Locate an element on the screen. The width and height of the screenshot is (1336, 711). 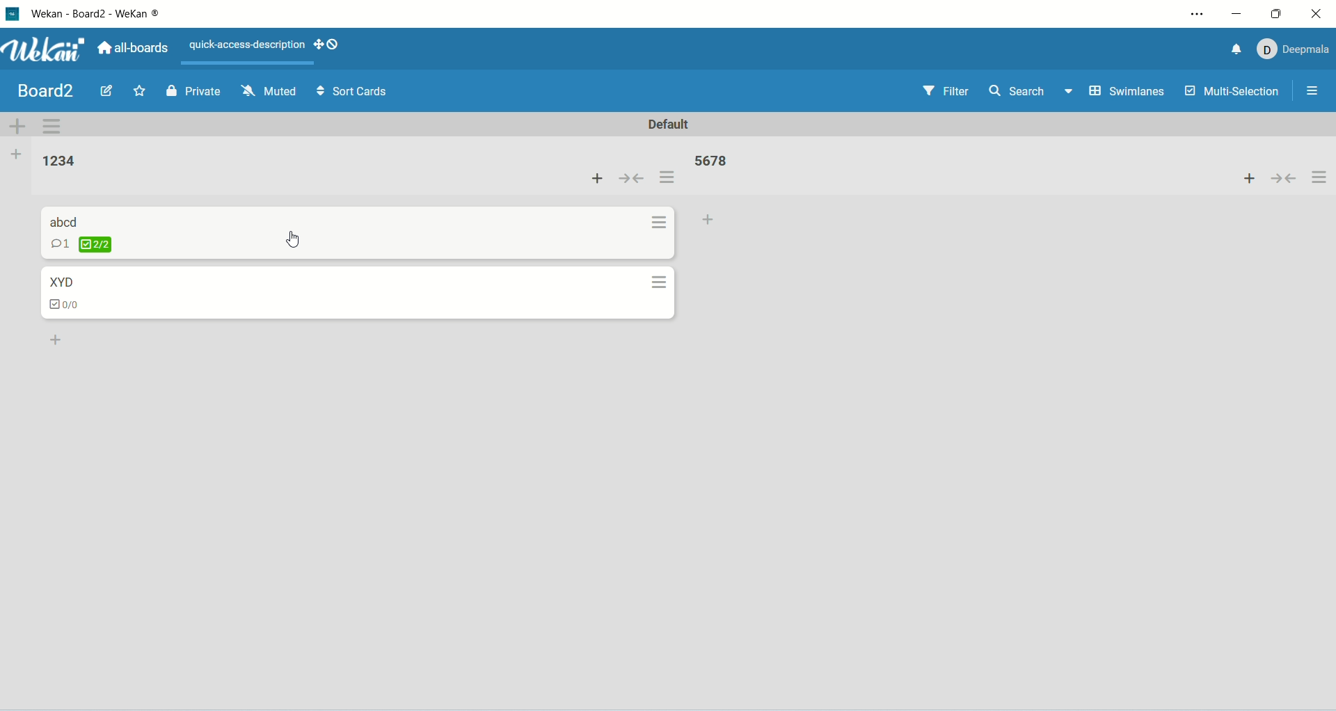
board title is located at coordinates (42, 90).